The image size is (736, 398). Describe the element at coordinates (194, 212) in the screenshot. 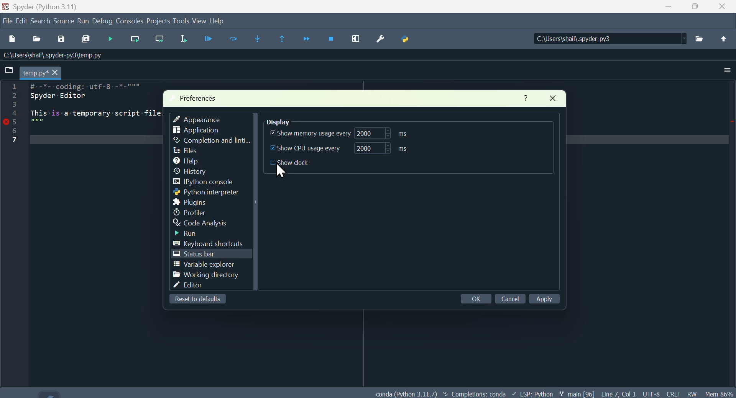

I see `Profiler` at that location.